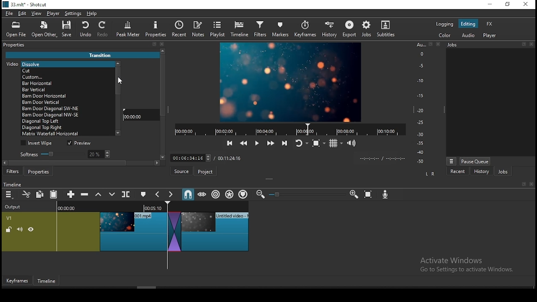  Describe the element at coordinates (41, 194) in the screenshot. I see `copy` at that location.